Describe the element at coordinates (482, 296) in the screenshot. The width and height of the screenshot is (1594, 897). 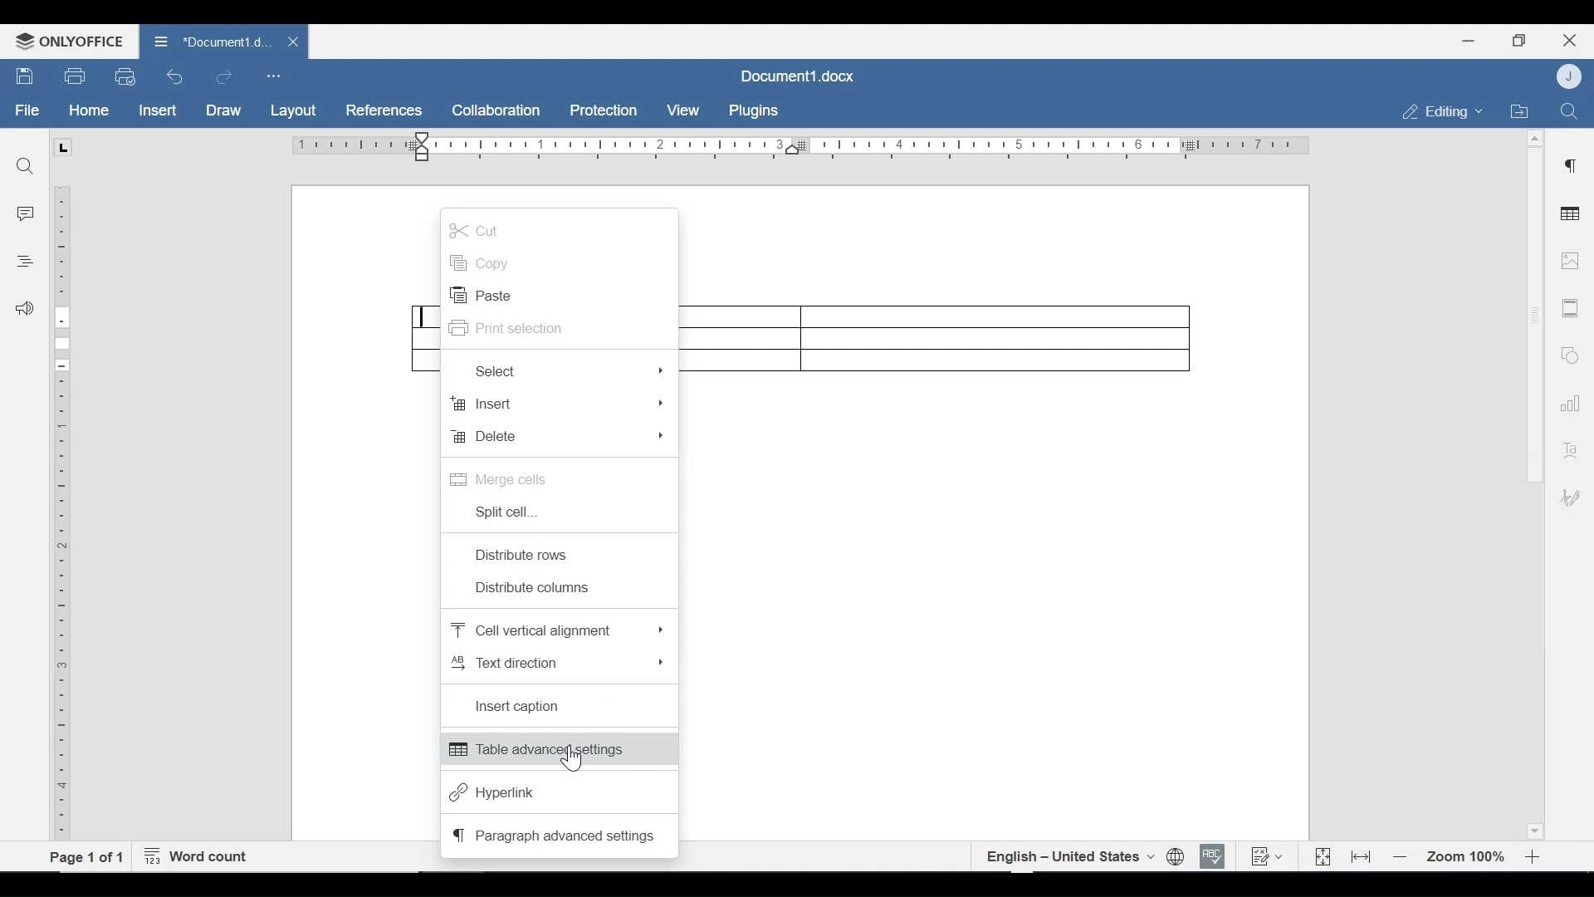
I see `Paste` at that location.